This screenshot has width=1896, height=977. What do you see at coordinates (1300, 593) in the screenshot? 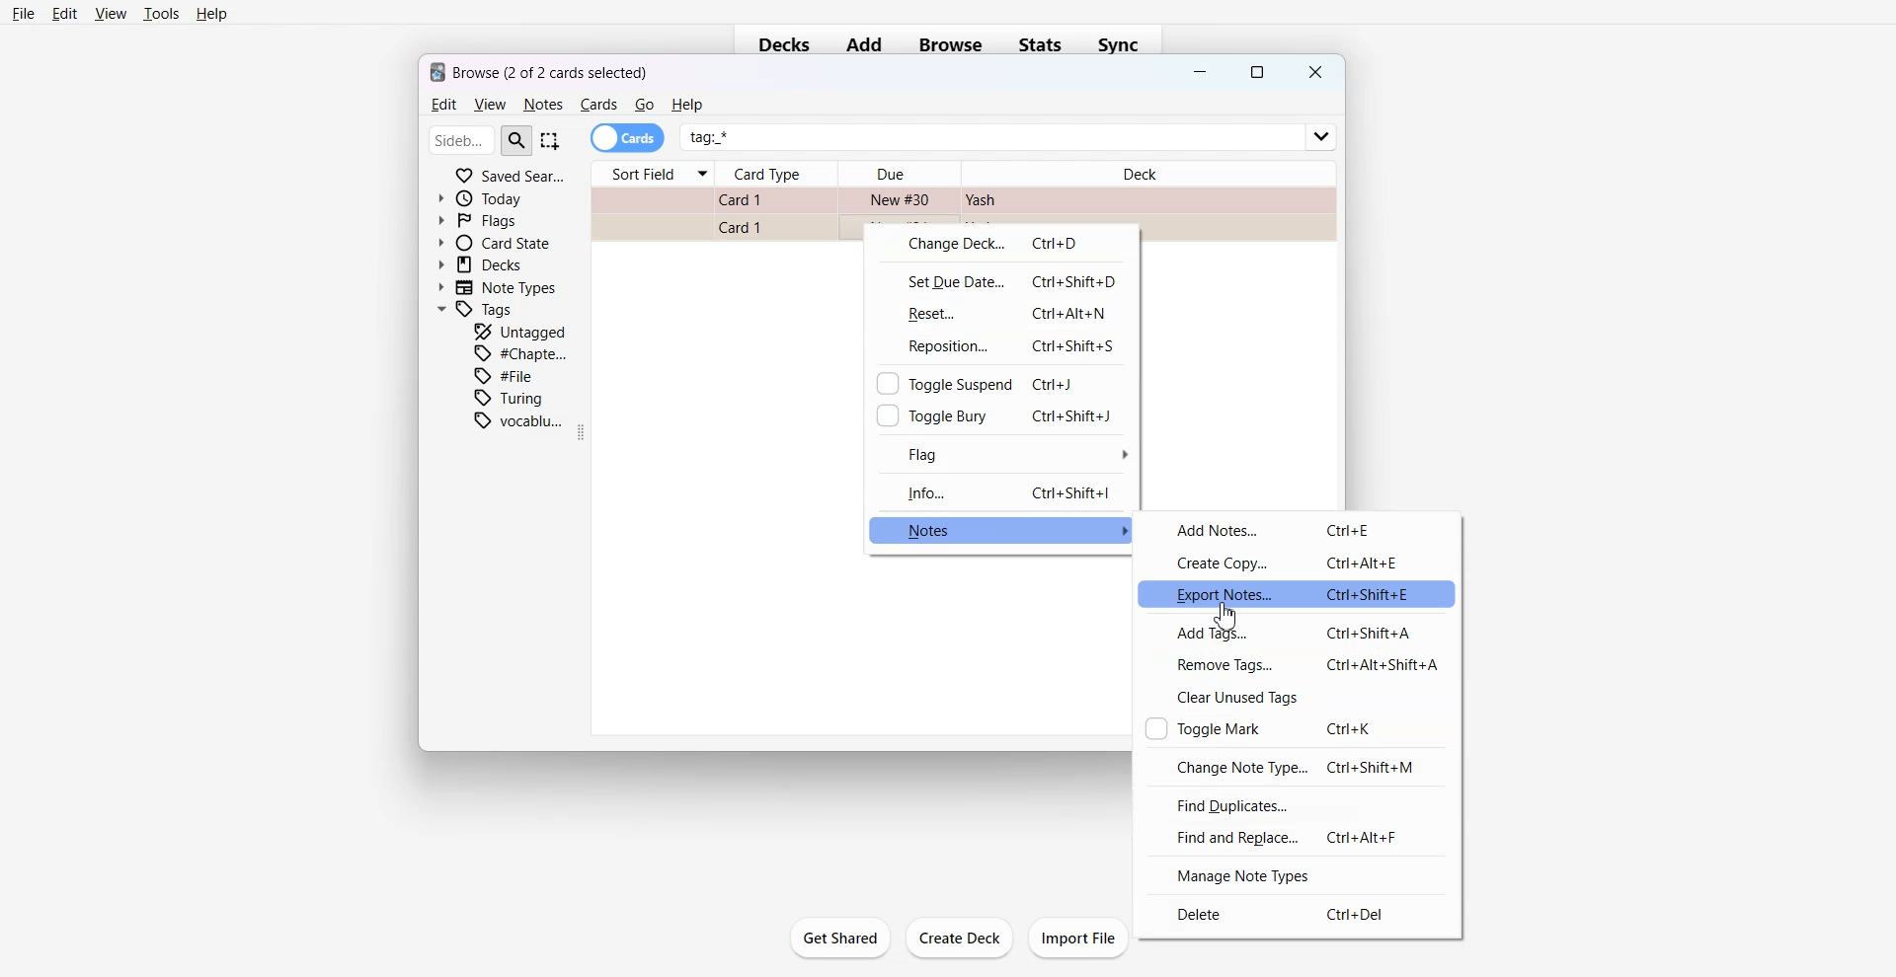
I see `Export Notes` at bounding box center [1300, 593].